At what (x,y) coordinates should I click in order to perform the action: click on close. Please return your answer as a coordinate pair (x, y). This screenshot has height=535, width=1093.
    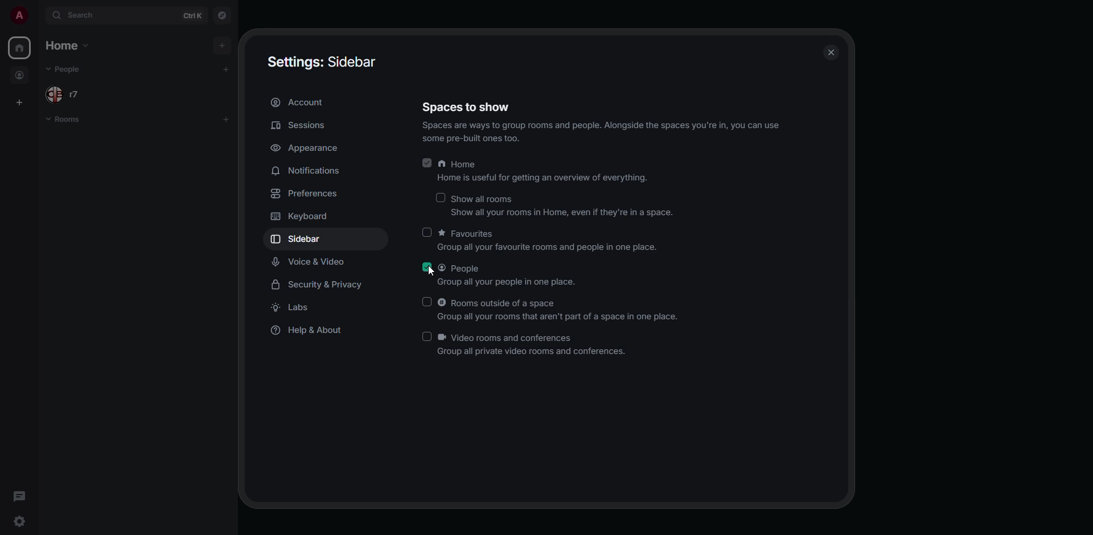
    Looking at the image, I should click on (828, 53).